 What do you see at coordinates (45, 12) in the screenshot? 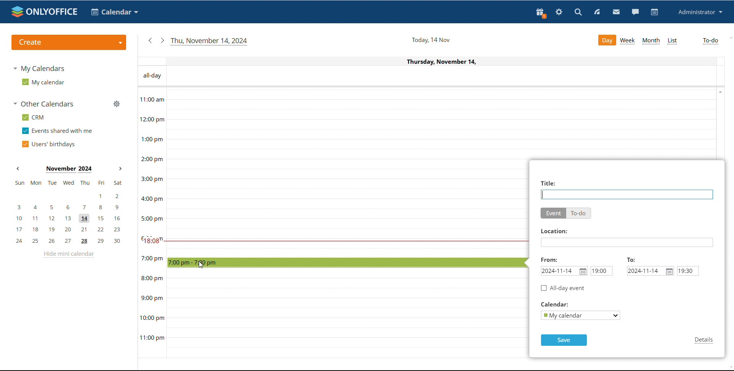
I see `logo` at bounding box center [45, 12].